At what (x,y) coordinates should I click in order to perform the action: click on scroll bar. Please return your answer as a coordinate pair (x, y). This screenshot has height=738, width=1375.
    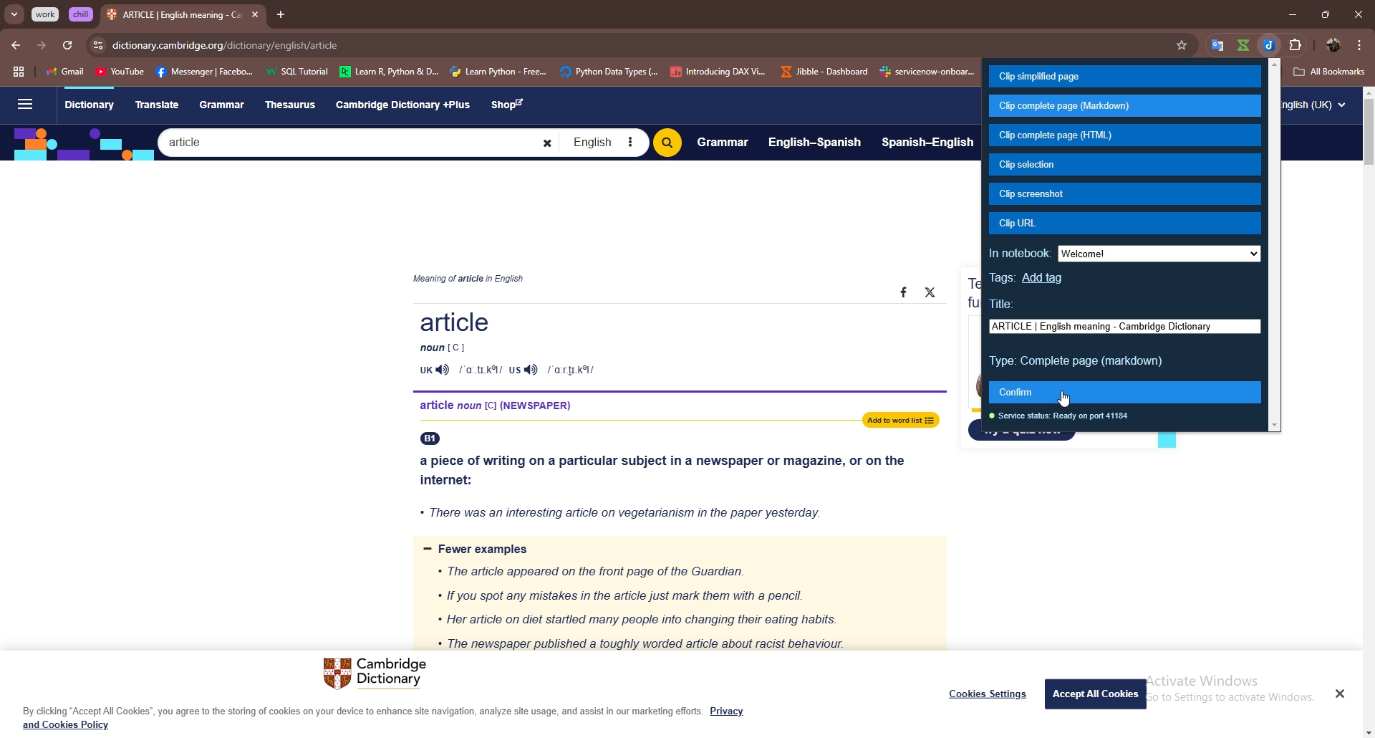
    Looking at the image, I should click on (1274, 246).